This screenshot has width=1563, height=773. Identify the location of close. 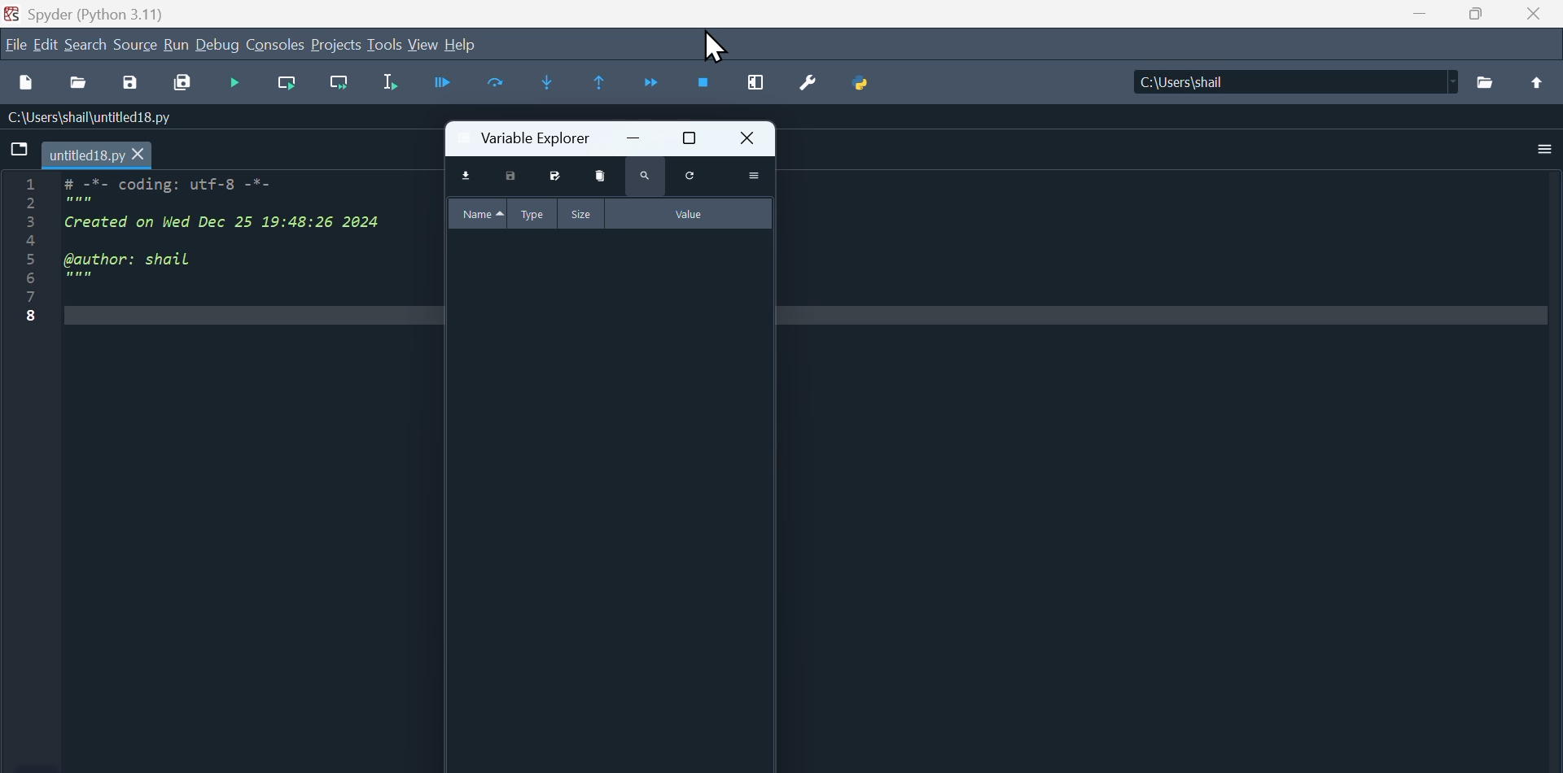
(744, 138).